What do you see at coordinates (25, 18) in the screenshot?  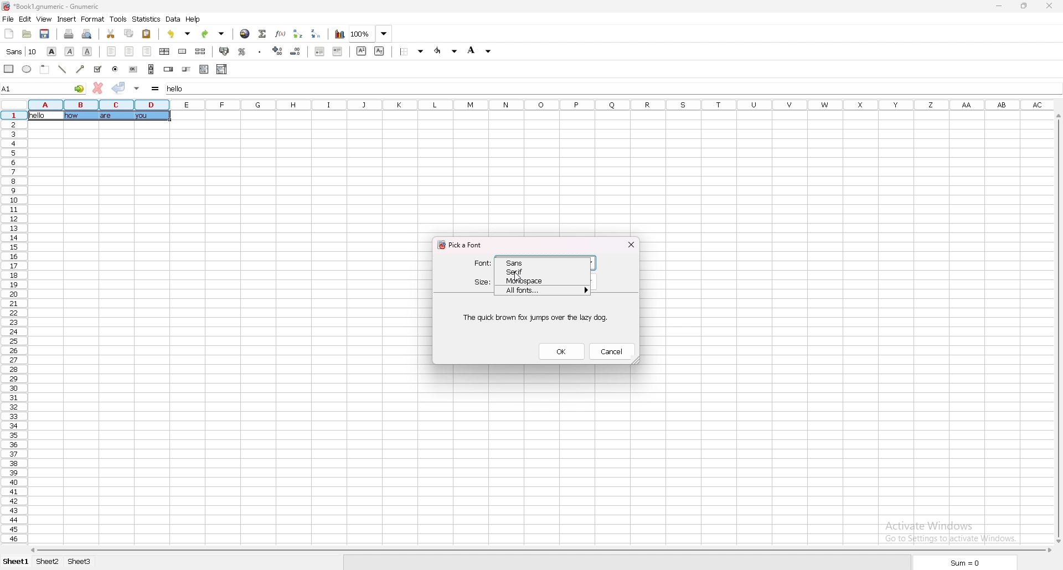 I see `edit` at bounding box center [25, 18].